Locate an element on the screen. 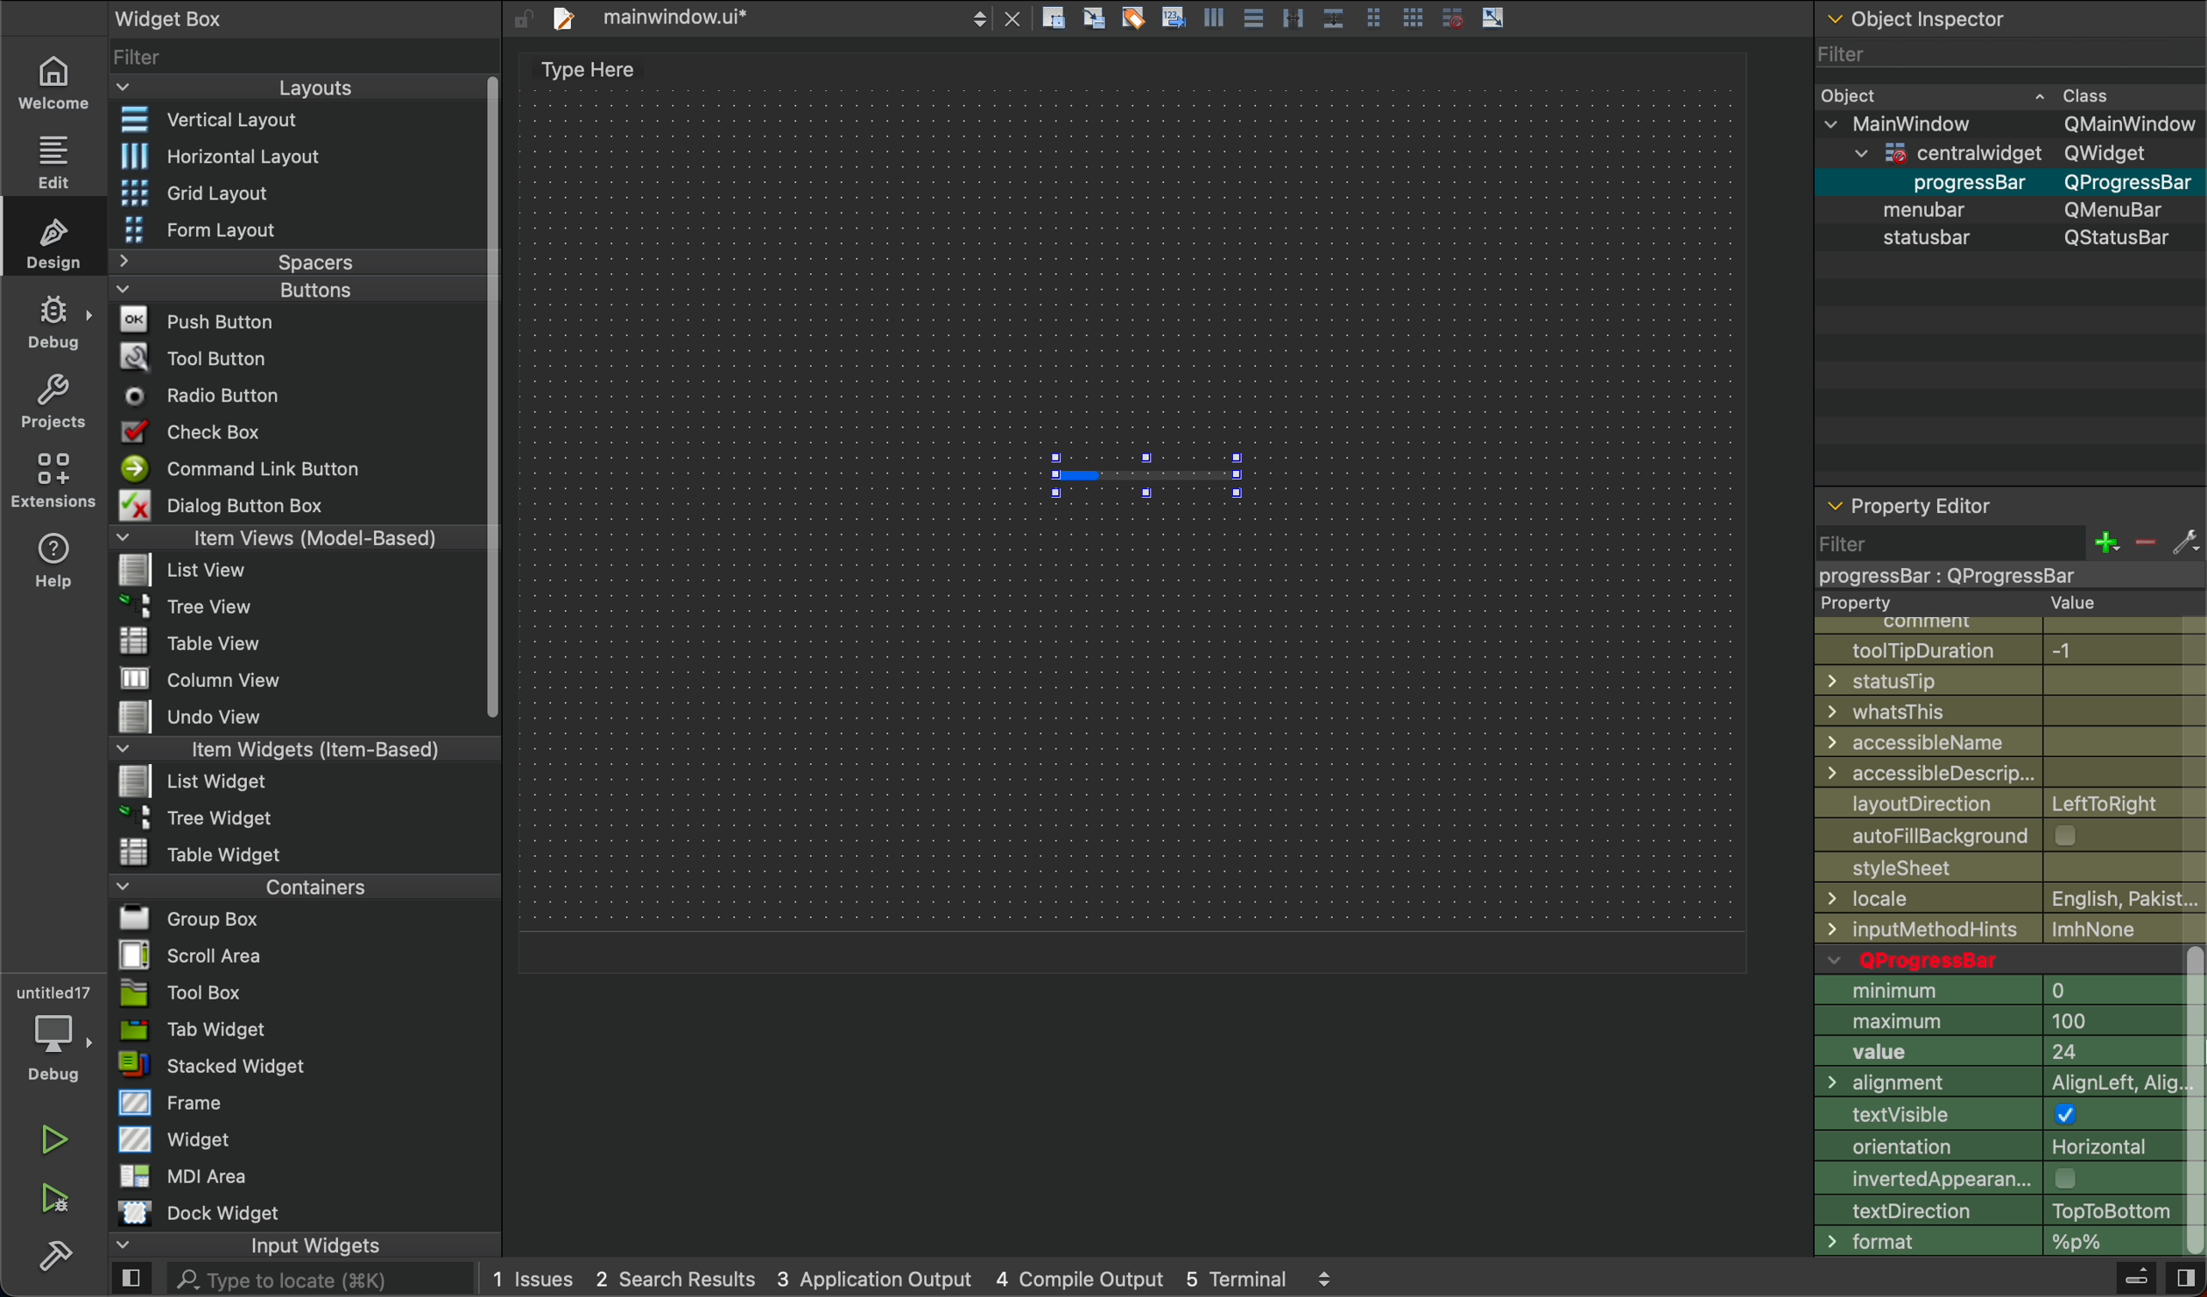 Image resolution: width=2207 pixels, height=1297 pixels. locale is located at coordinates (2011, 899).